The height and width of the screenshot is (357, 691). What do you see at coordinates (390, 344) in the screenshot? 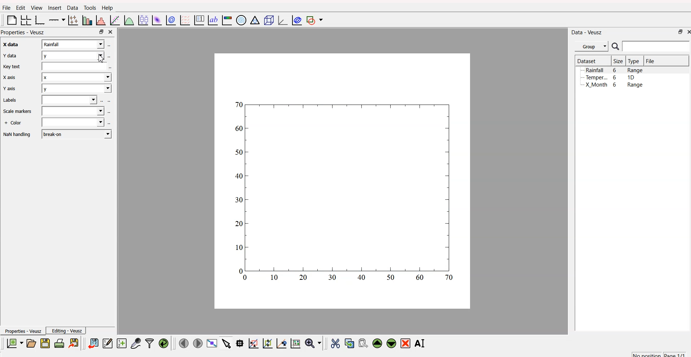
I see `move down the widget ` at bounding box center [390, 344].